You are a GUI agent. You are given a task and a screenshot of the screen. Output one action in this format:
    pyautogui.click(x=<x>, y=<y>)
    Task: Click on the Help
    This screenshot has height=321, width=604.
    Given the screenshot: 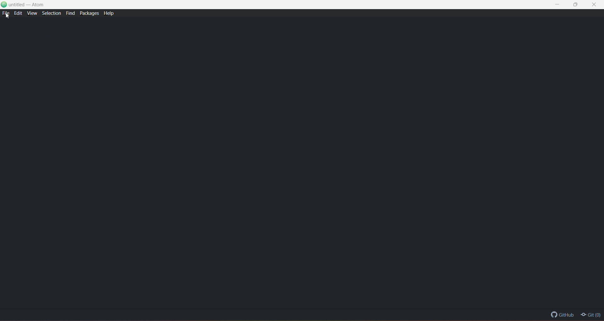 What is the action you would take?
    pyautogui.click(x=109, y=13)
    